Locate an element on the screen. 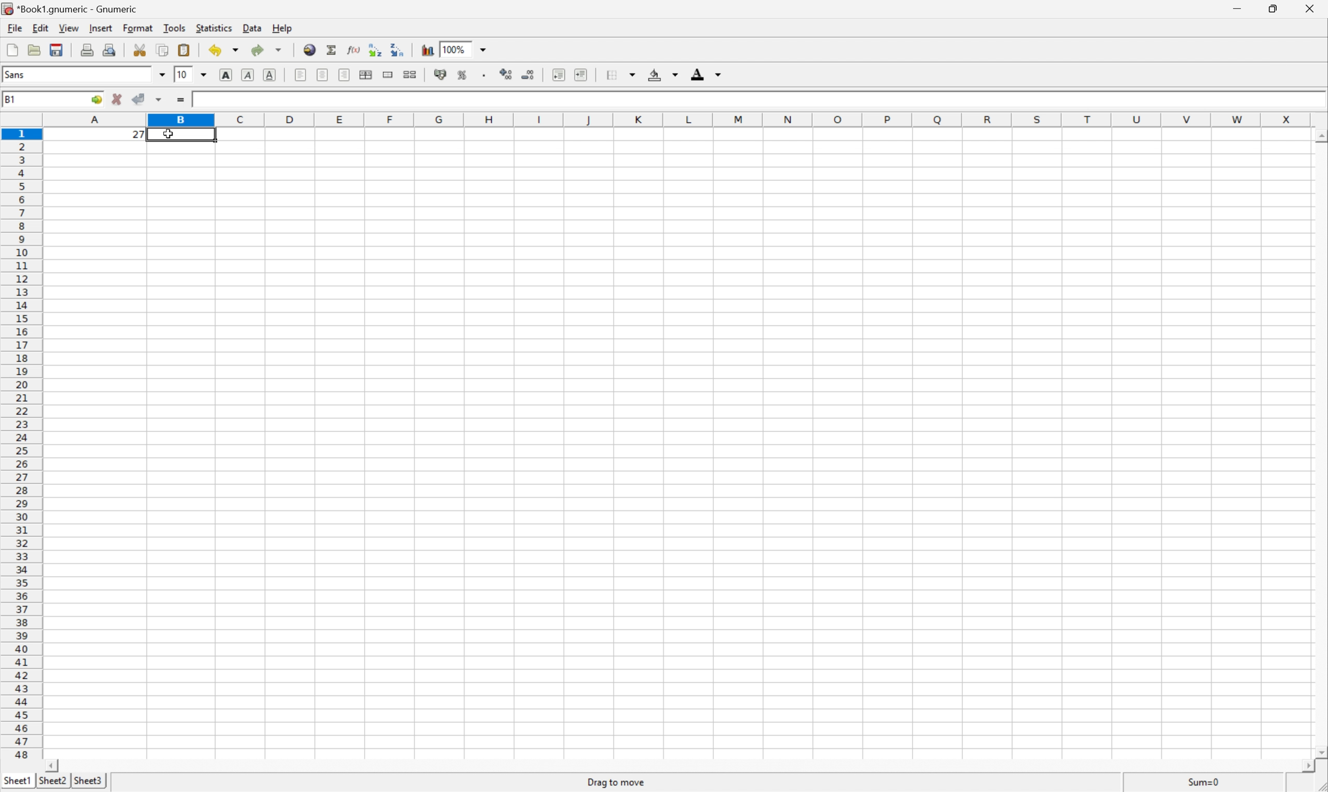 The width and height of the screenshot is (1328, 792). Row Number is located at coordinates (21, 443).